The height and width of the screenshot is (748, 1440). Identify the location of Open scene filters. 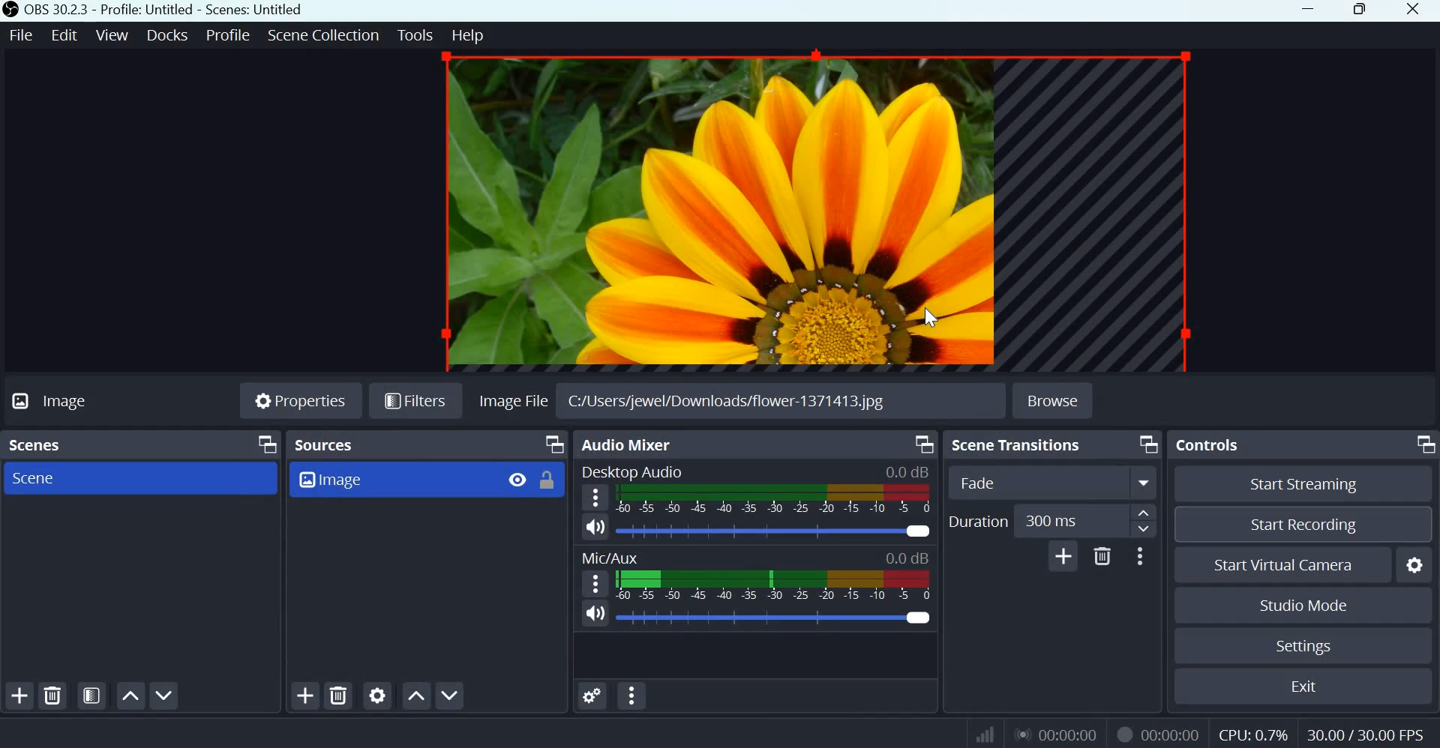
(91, 696).